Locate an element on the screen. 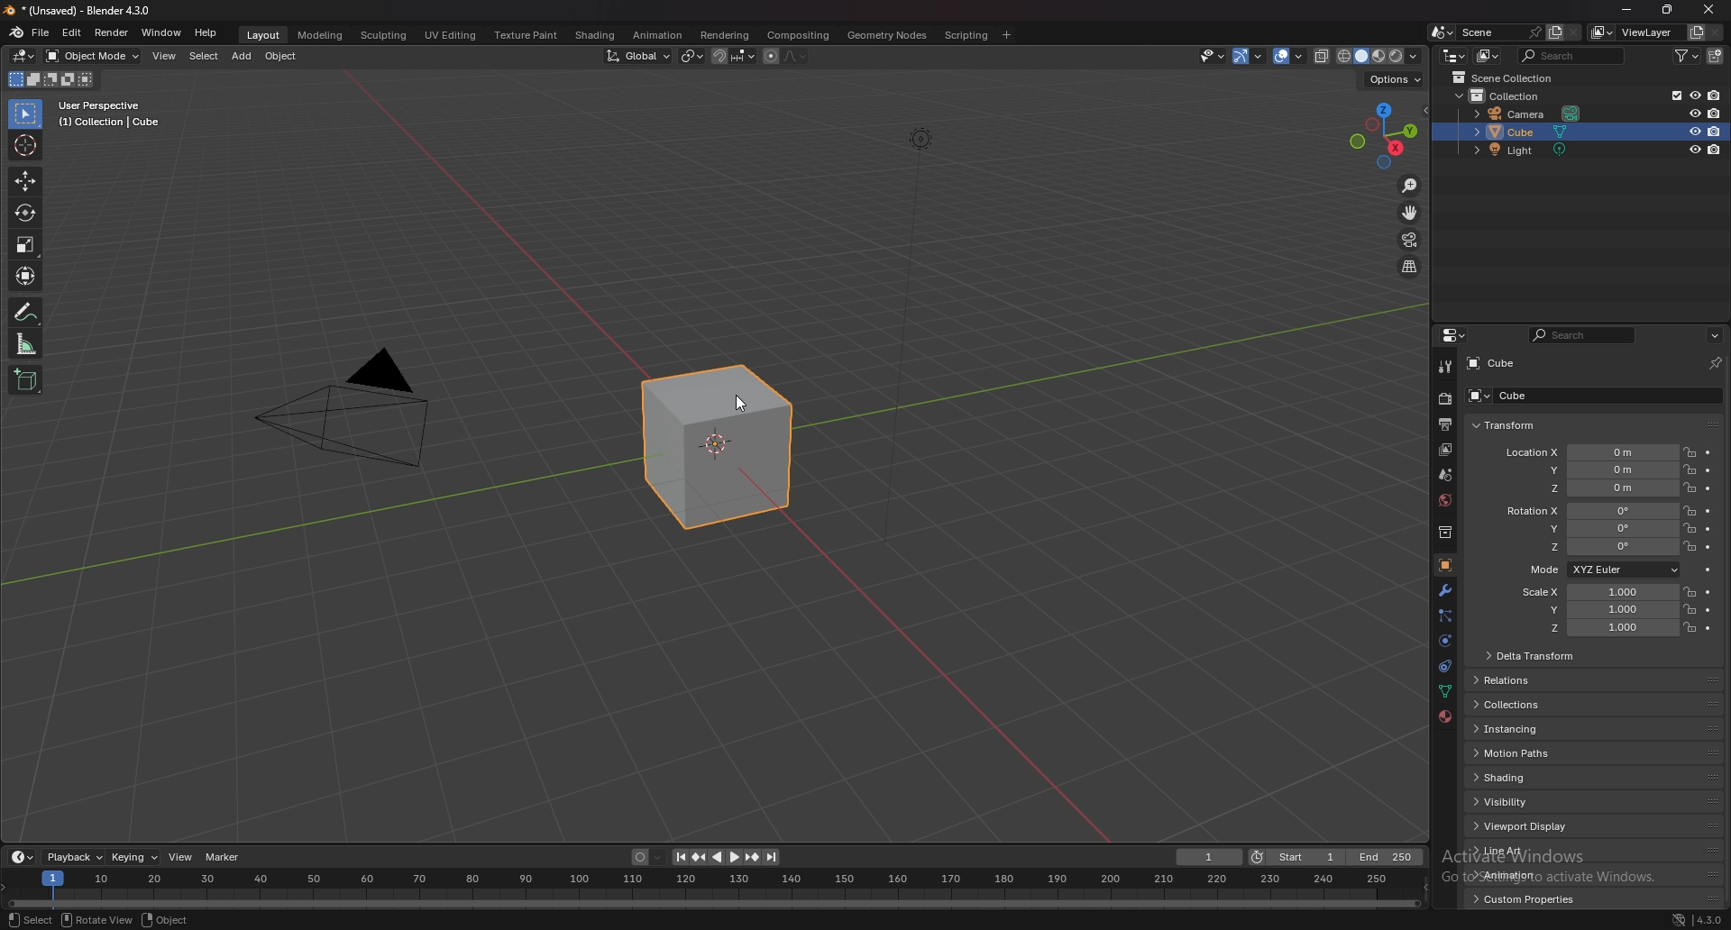 The height and width of the screenshot is (930, 1731). relations is located at coordinates (1512, 680).